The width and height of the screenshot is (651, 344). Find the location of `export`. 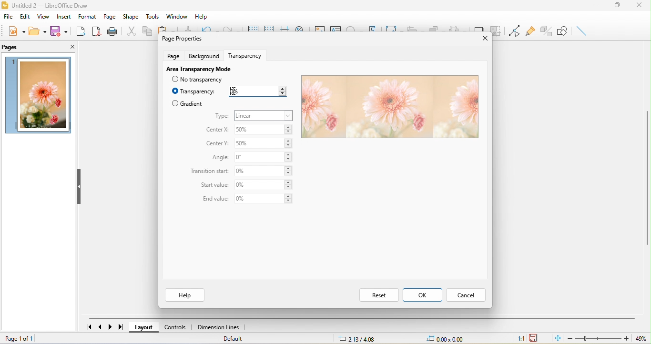

export is located at coordinates (79, 30).